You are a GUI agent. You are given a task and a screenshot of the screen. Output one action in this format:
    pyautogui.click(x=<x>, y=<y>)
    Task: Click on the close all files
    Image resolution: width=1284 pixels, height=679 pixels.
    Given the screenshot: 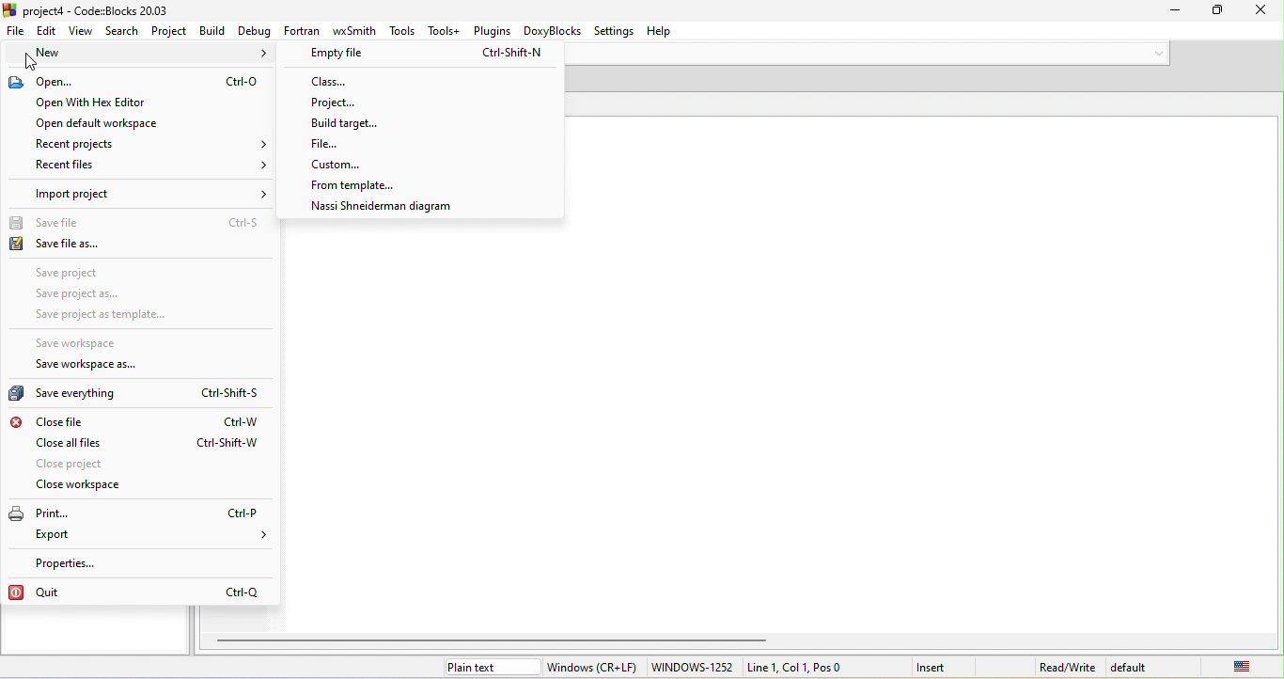 What is the action you would take?
    pyautogui.click(x=146, y=444)
    